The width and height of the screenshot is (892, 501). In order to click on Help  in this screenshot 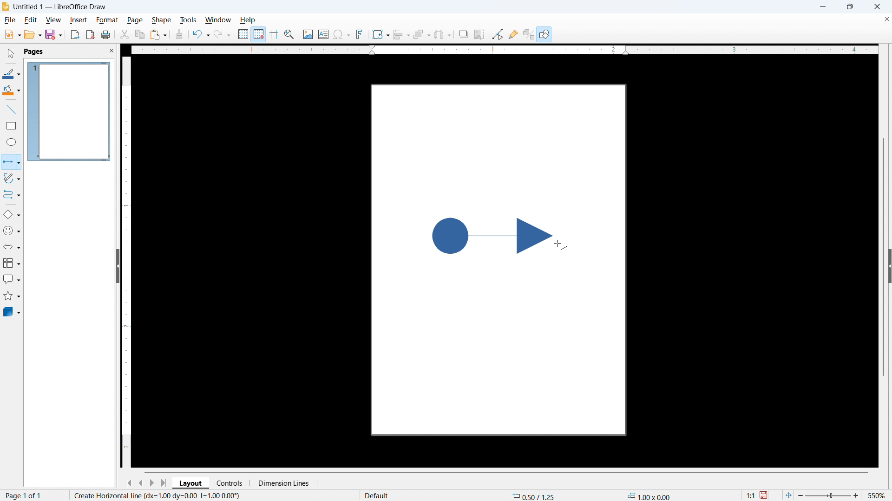, I will do `click(544, 34)`.